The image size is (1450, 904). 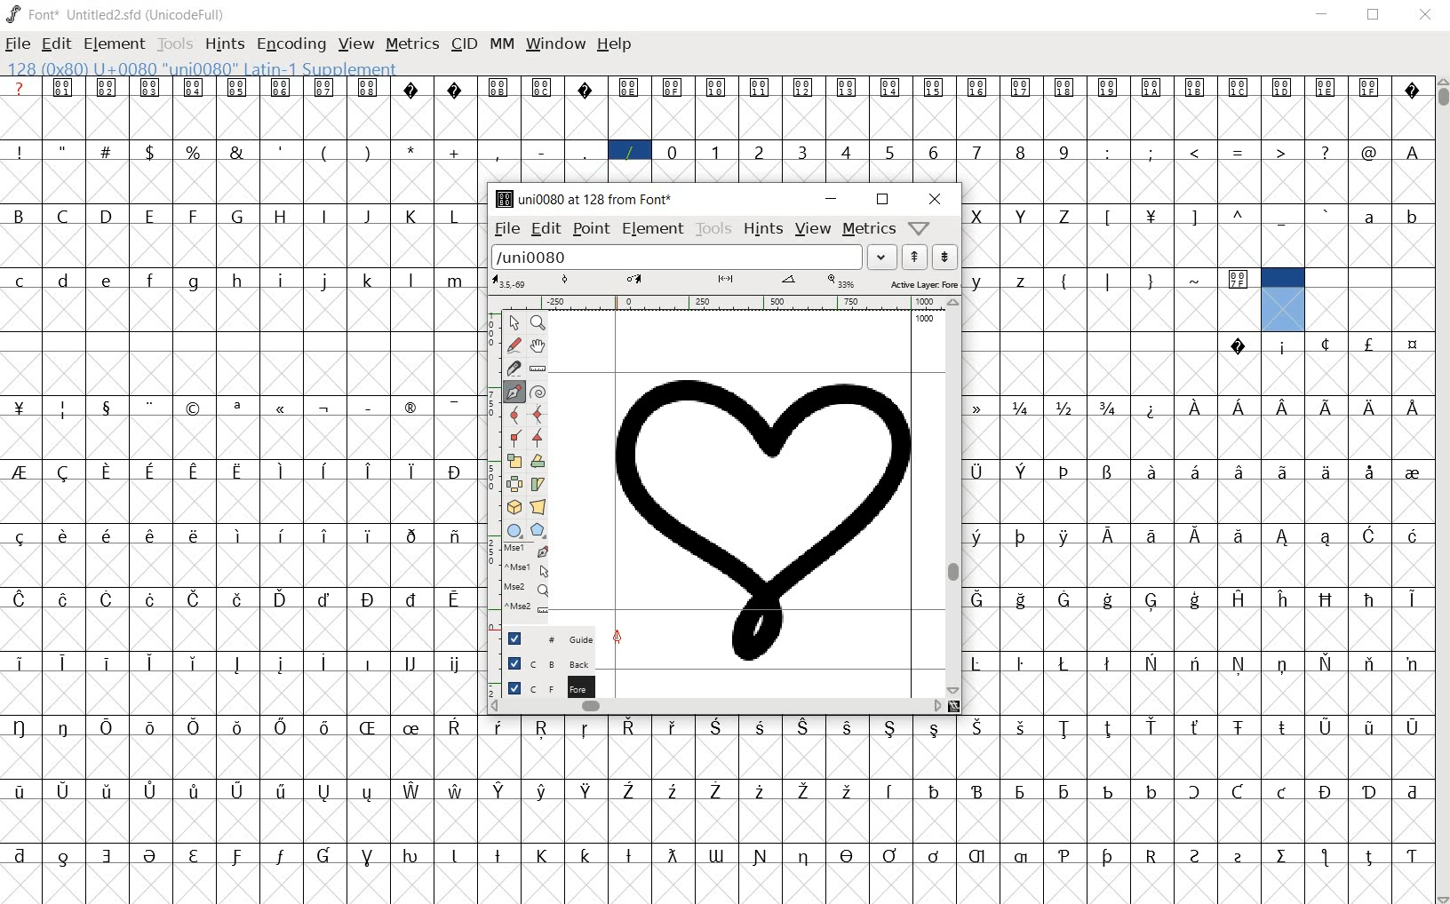 I want to click on glyph, so click(x=1195, y=152).